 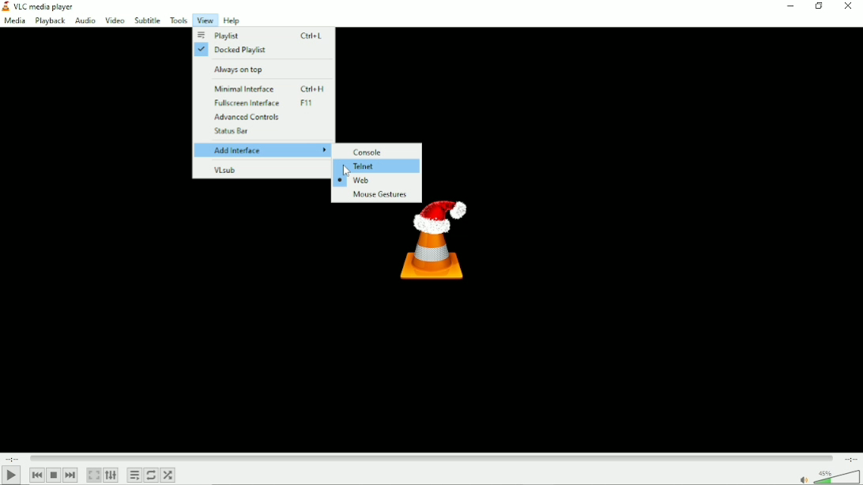 I want to click on View, so click(x=205, y=20).